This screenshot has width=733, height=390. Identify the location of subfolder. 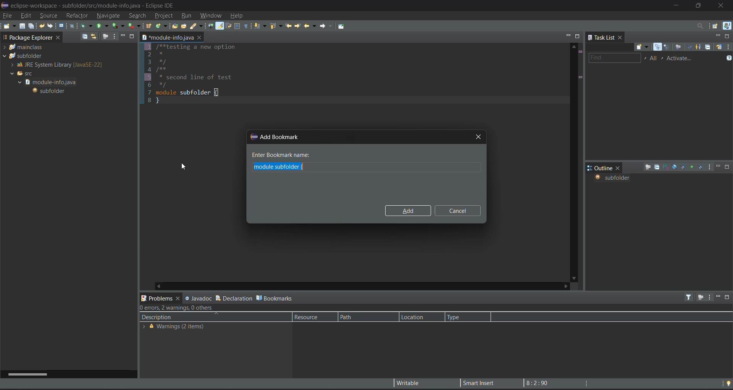
(23, 56).